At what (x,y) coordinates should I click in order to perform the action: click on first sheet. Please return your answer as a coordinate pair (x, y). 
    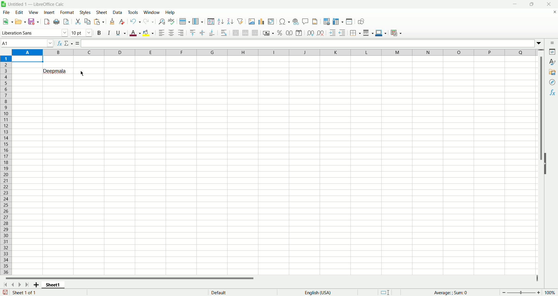
    Looking at the image, I should click on (5, 286).